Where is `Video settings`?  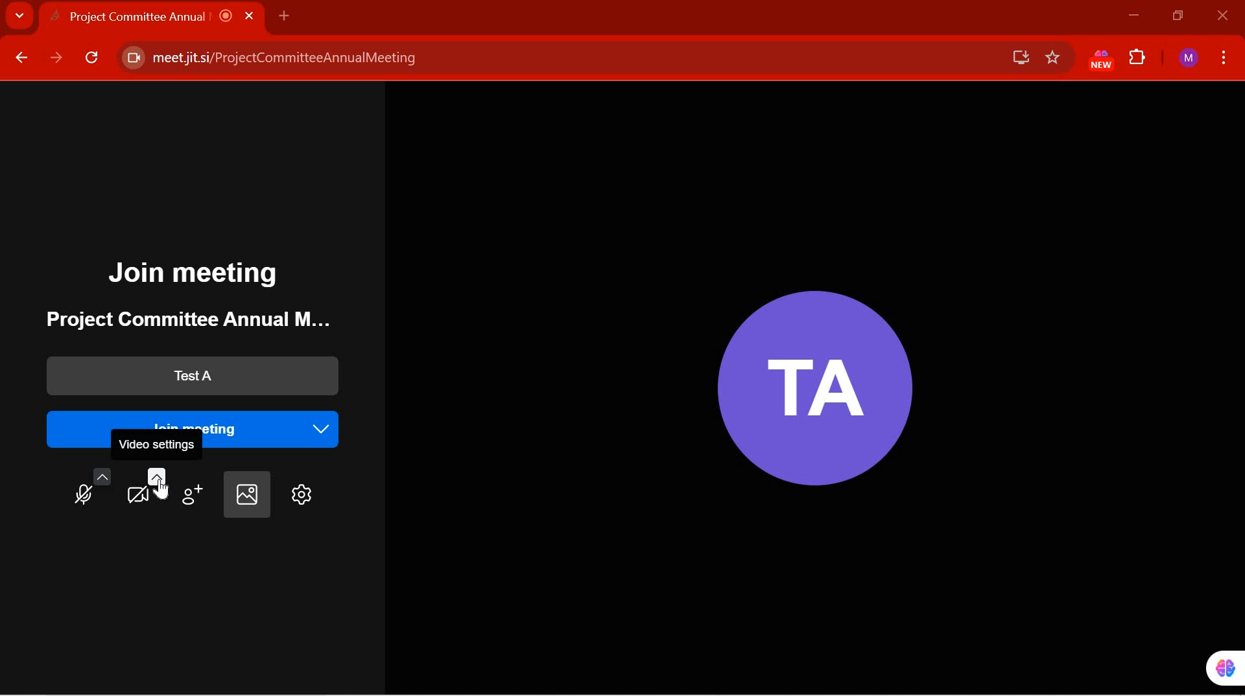 Video settings is located at coordinates (159, 445).